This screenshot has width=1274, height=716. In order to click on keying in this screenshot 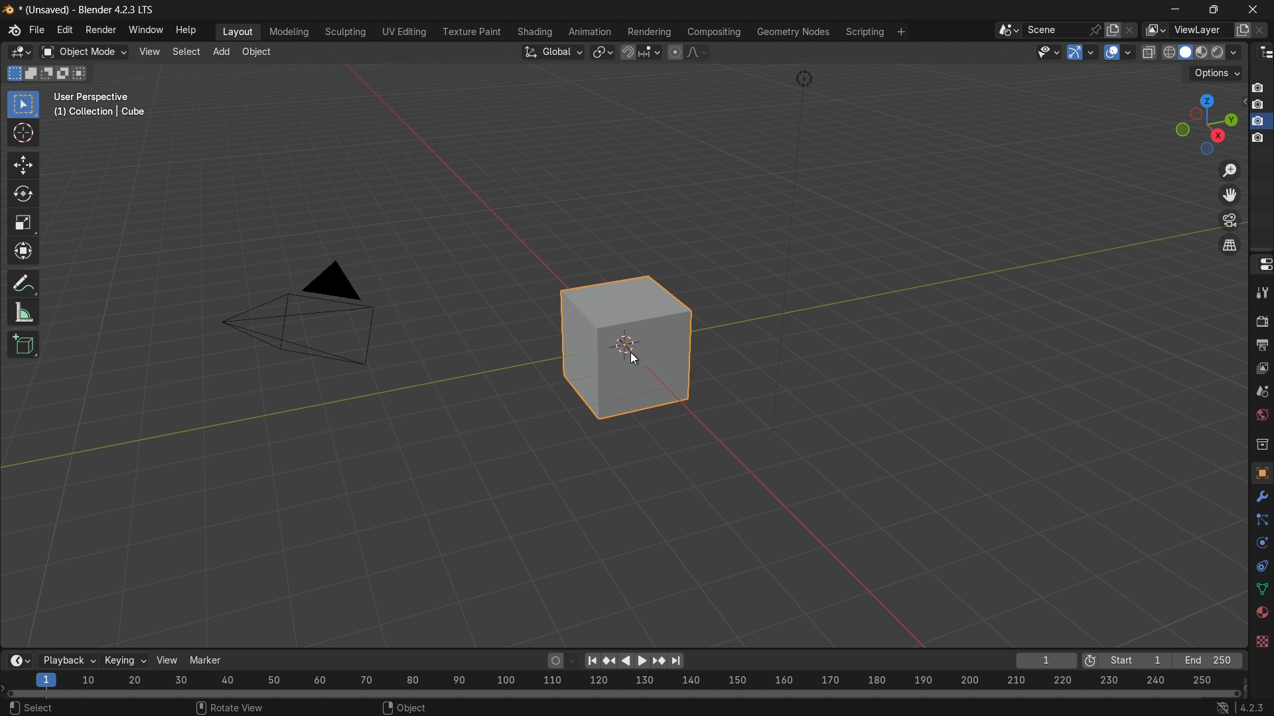, I will do `click(125, 659)`.